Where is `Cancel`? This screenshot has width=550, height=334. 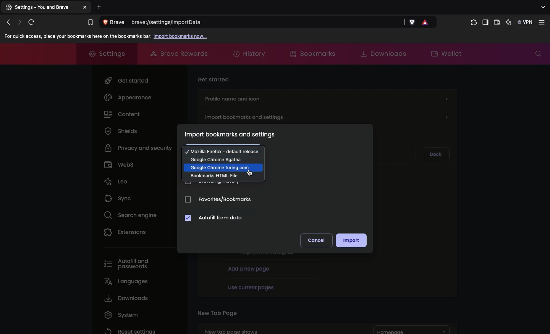 Cancel is located at coordinates (315, 240).